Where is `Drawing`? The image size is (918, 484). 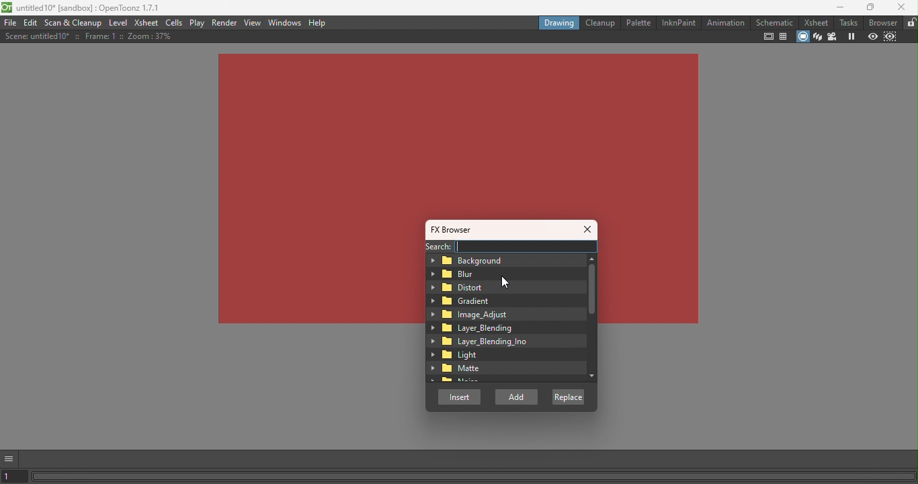
Drawing is located at coordinates (558, 22).